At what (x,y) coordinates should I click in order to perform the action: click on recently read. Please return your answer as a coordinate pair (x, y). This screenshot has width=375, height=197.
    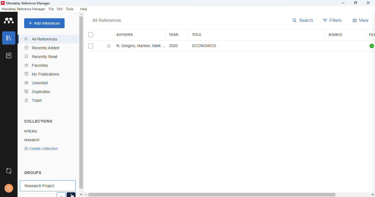
    Looking at the image, I should click on (41, 56).